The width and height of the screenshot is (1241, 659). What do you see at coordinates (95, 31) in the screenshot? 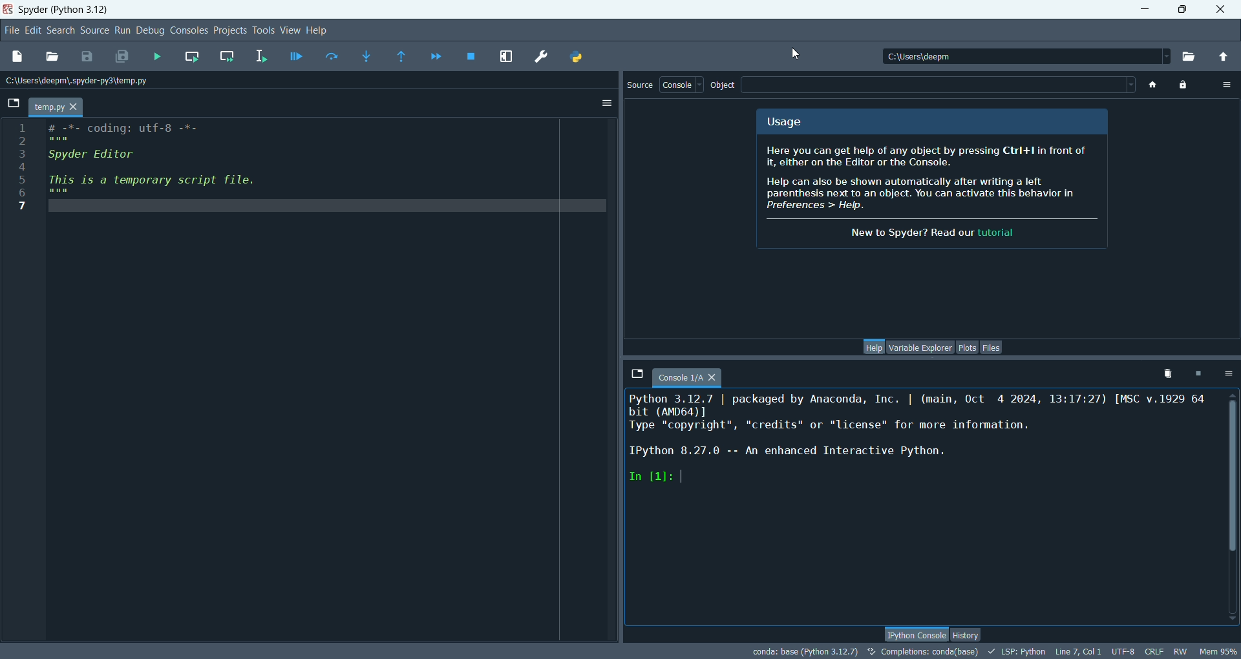
I see `sources` at bounding box center [95, 31].